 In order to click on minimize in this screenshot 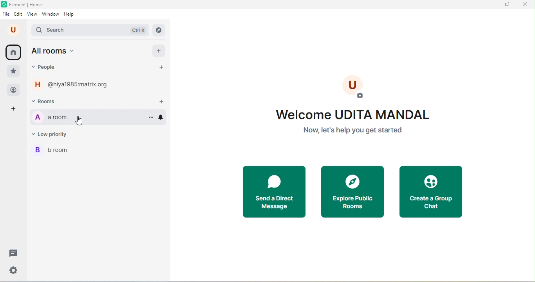, I will do `click(488, 4)`.